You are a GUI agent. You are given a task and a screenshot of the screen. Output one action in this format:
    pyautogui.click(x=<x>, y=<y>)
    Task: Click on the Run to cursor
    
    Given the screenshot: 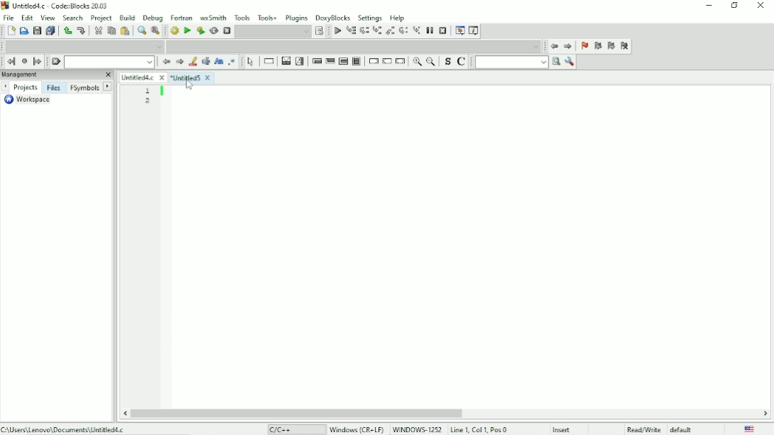 What is the action you would take?
    pyautogui.click(x=350, y=30)
    